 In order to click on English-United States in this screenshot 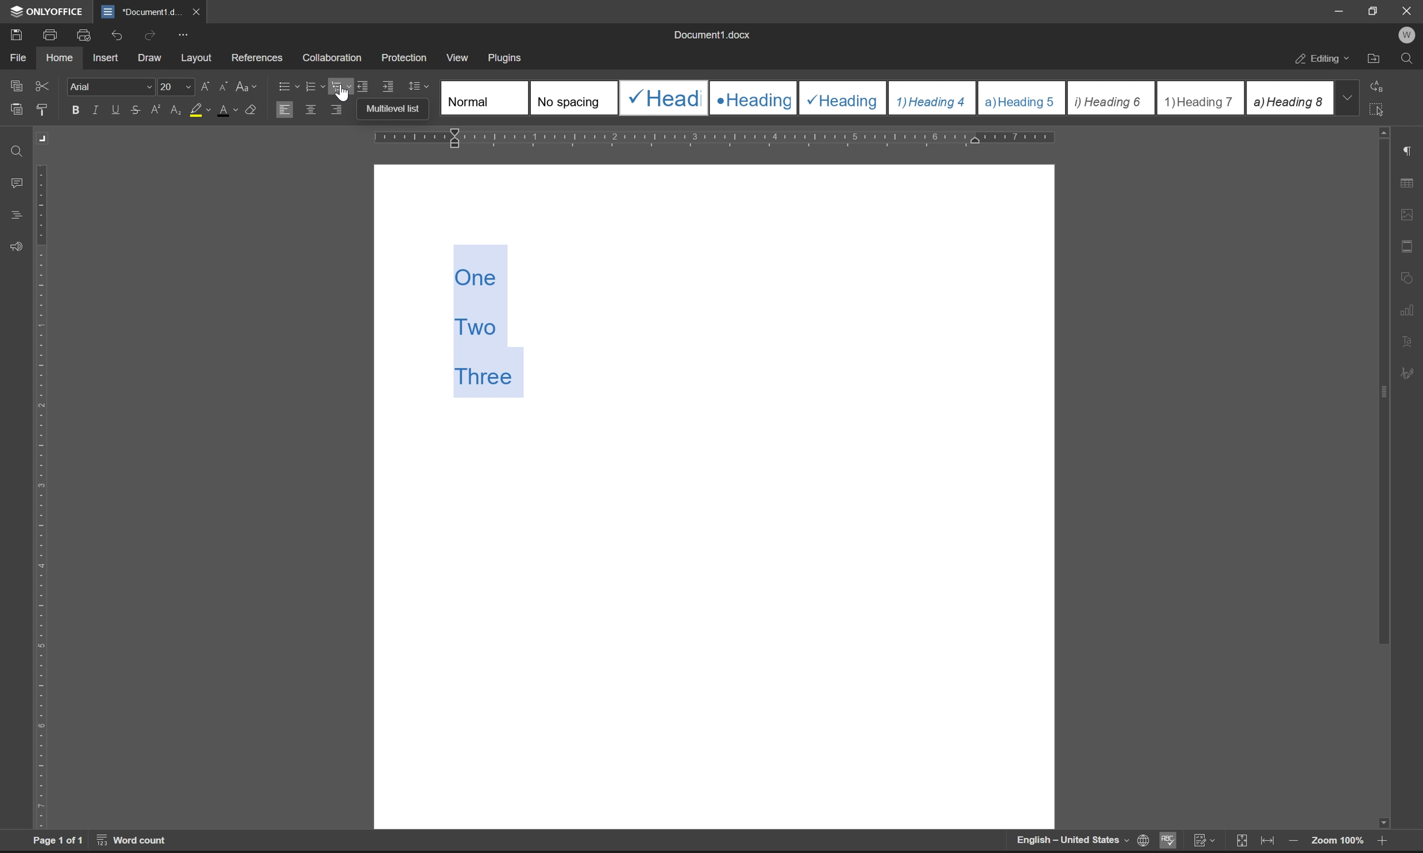, I will do `click(1071, 840)`.